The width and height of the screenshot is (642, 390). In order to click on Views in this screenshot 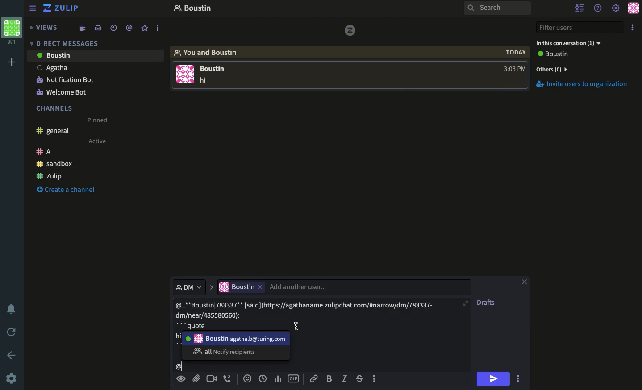, I will do `click(46, 26)`.